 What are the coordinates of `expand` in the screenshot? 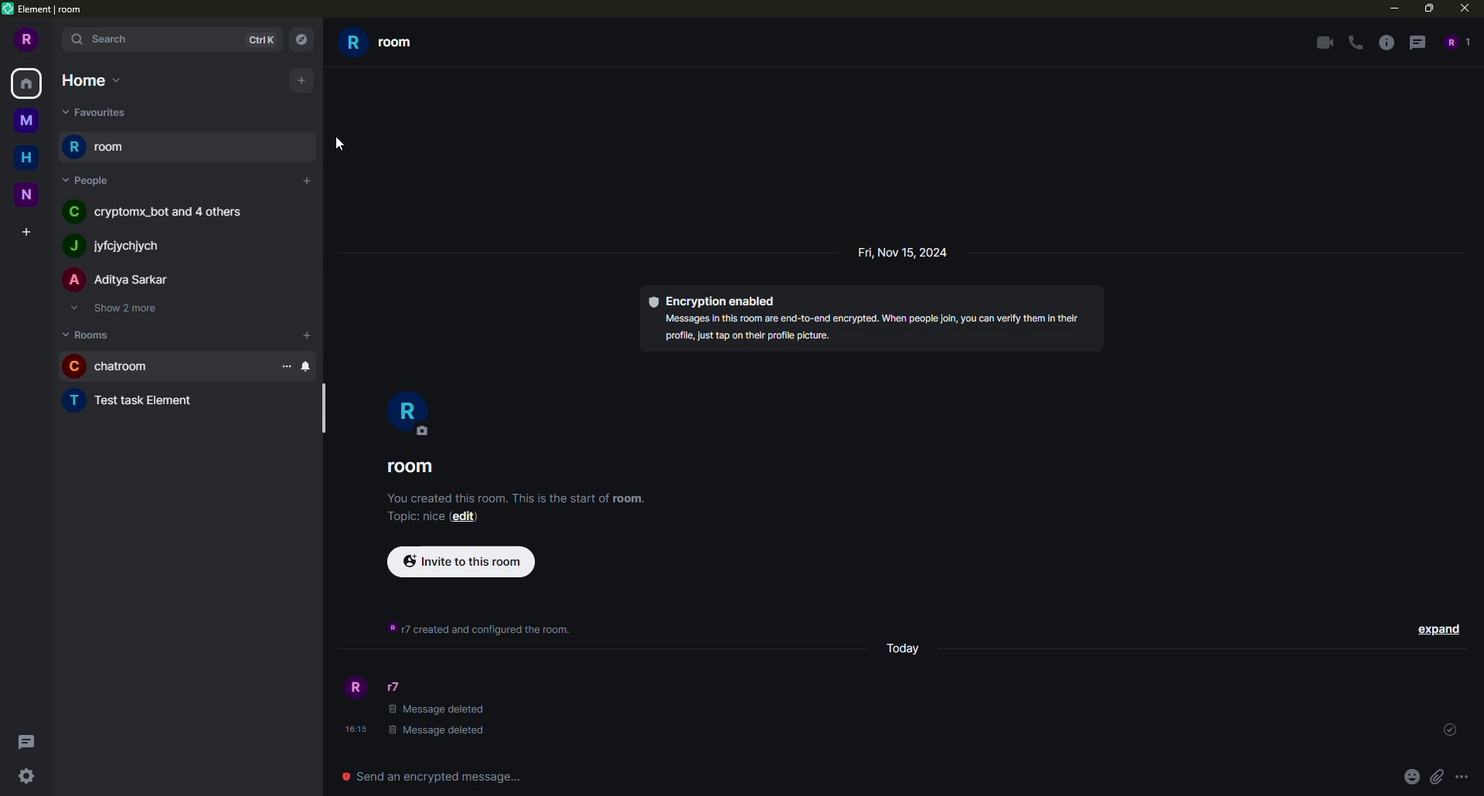 It's located at (1436, 628).